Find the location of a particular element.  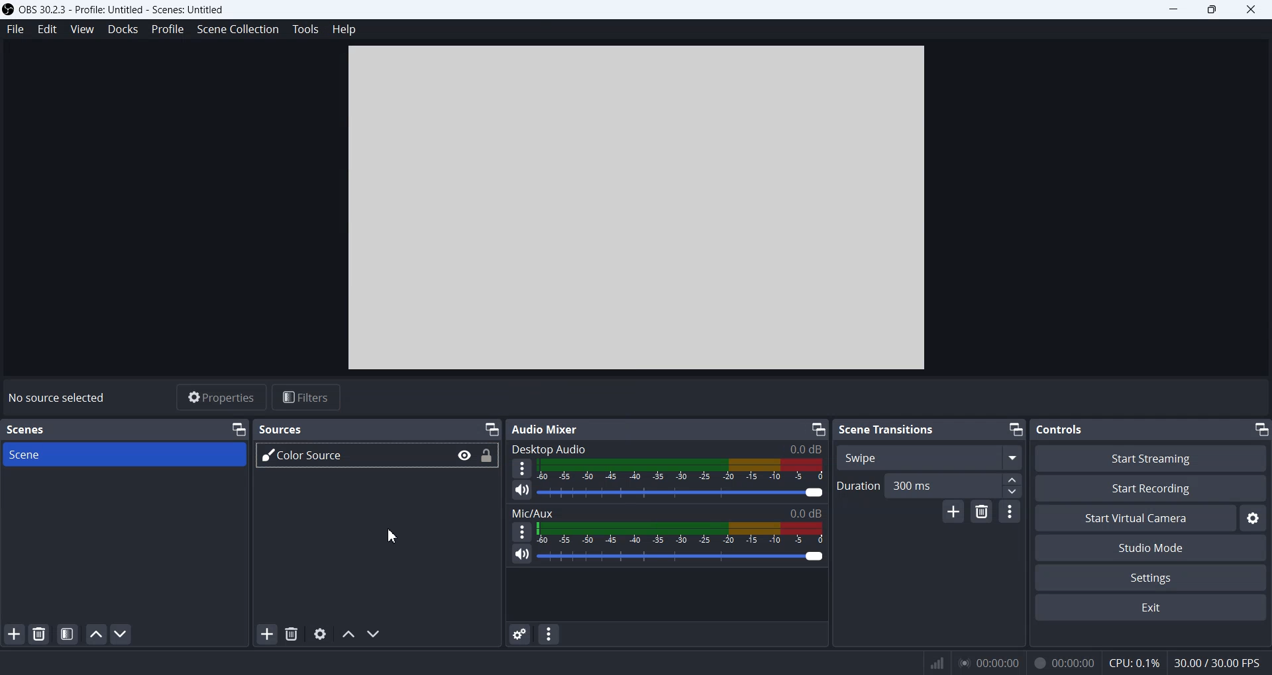

View is located at coordinates (81, 28).